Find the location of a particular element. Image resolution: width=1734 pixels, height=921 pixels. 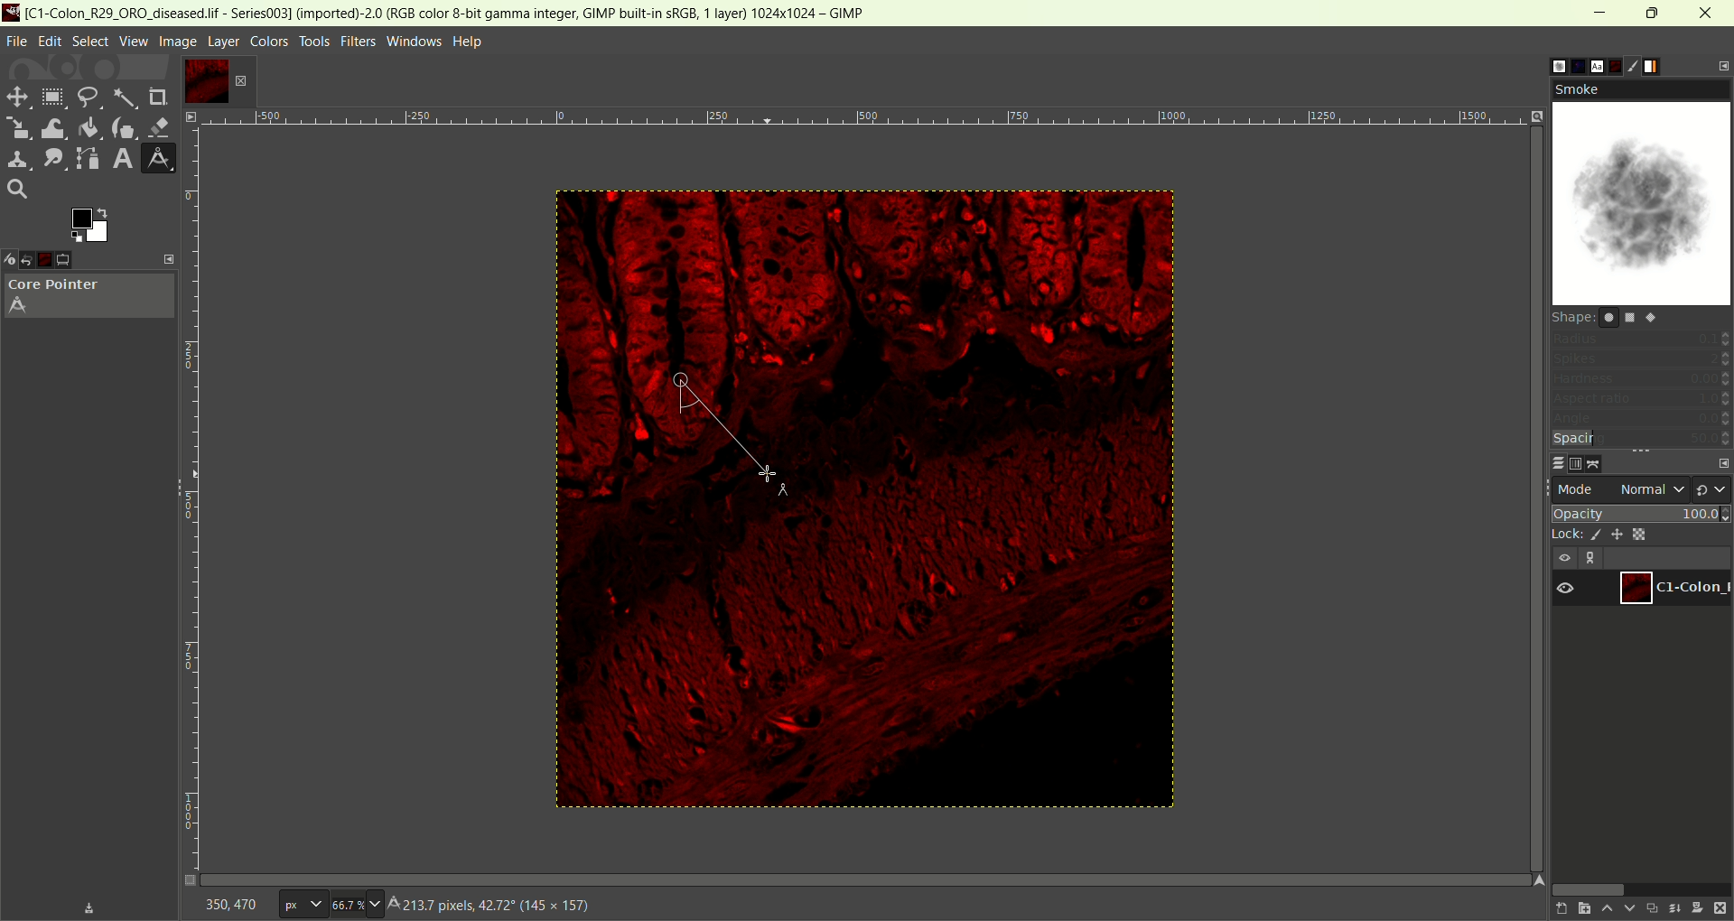

help is located at coordinates (470, 42).